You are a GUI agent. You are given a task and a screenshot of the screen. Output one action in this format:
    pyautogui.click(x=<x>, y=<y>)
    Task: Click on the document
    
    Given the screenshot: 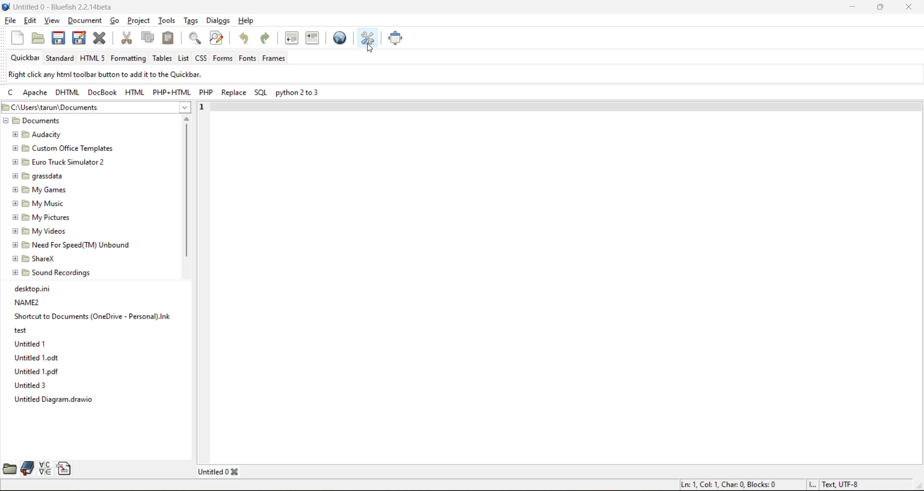 What is the action you would take?
    pyautogui.click(x=86, y=22)
    